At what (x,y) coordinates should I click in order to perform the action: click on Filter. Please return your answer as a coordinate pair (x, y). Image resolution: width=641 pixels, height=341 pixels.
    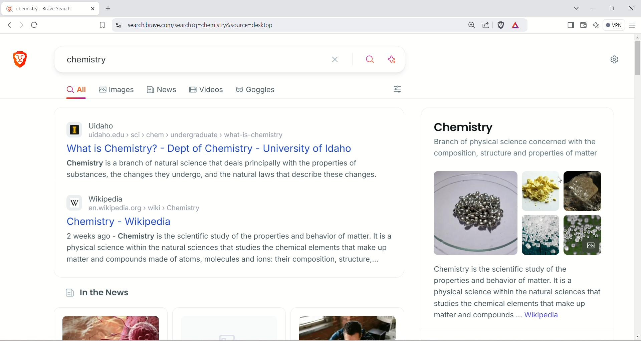
    Looking at the image, I should click on (398, 90).